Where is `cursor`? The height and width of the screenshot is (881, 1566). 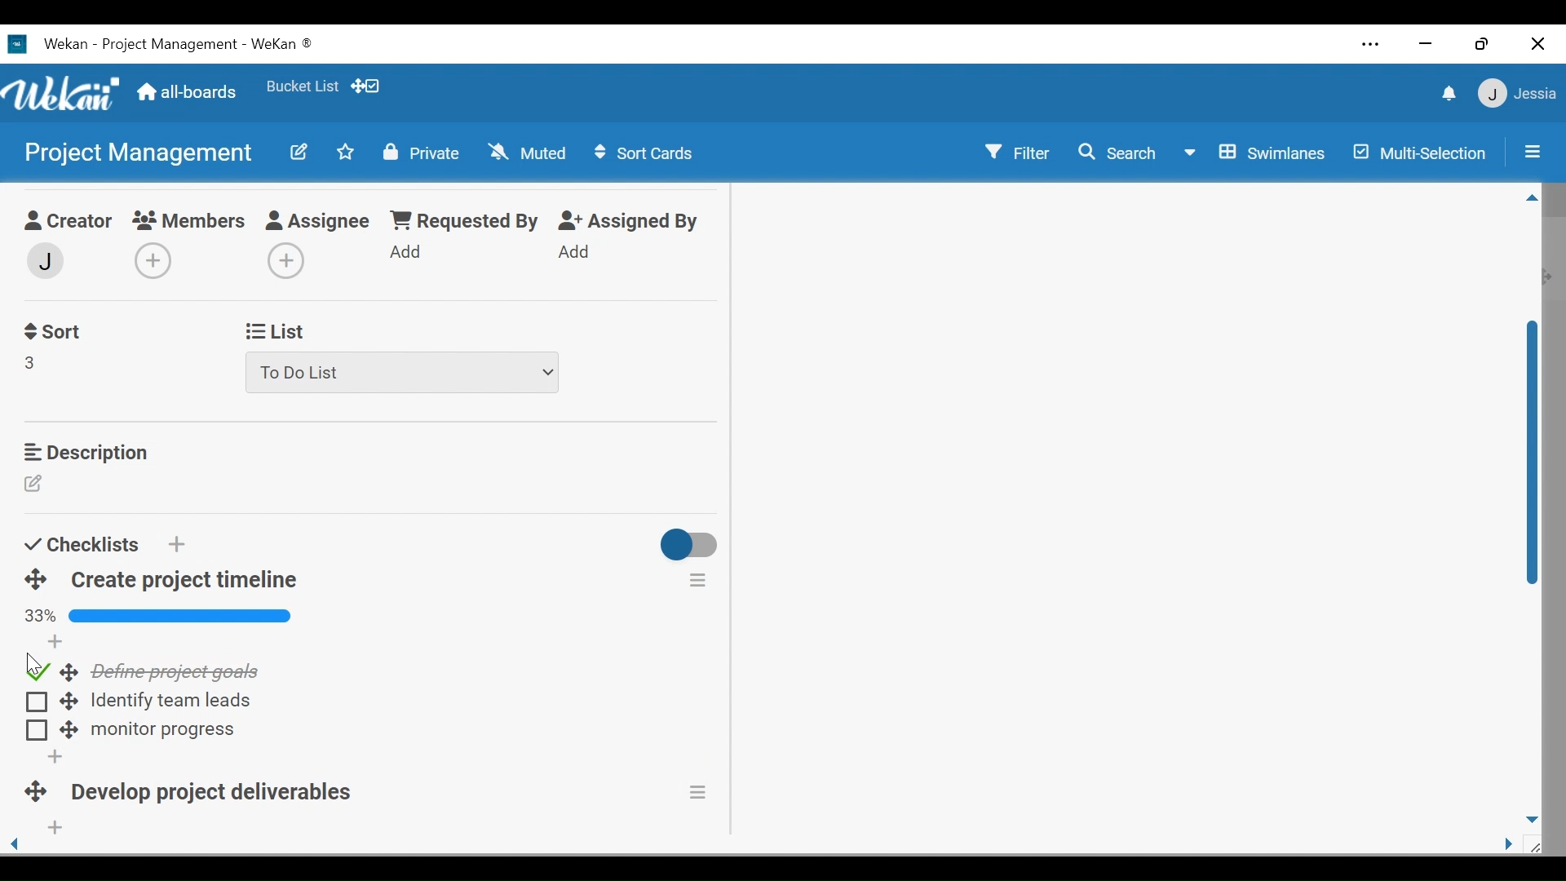
cursor is located at coordinates (21, 661).